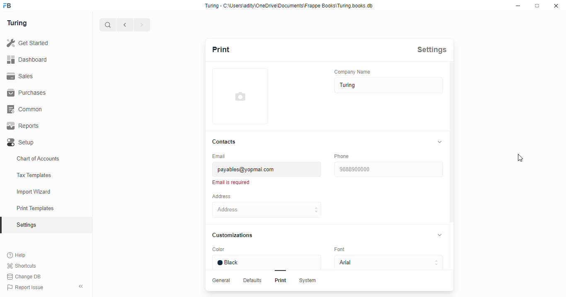 This screenshot has width=566, height=297. I want to click on Defaults, so click(253, 281).